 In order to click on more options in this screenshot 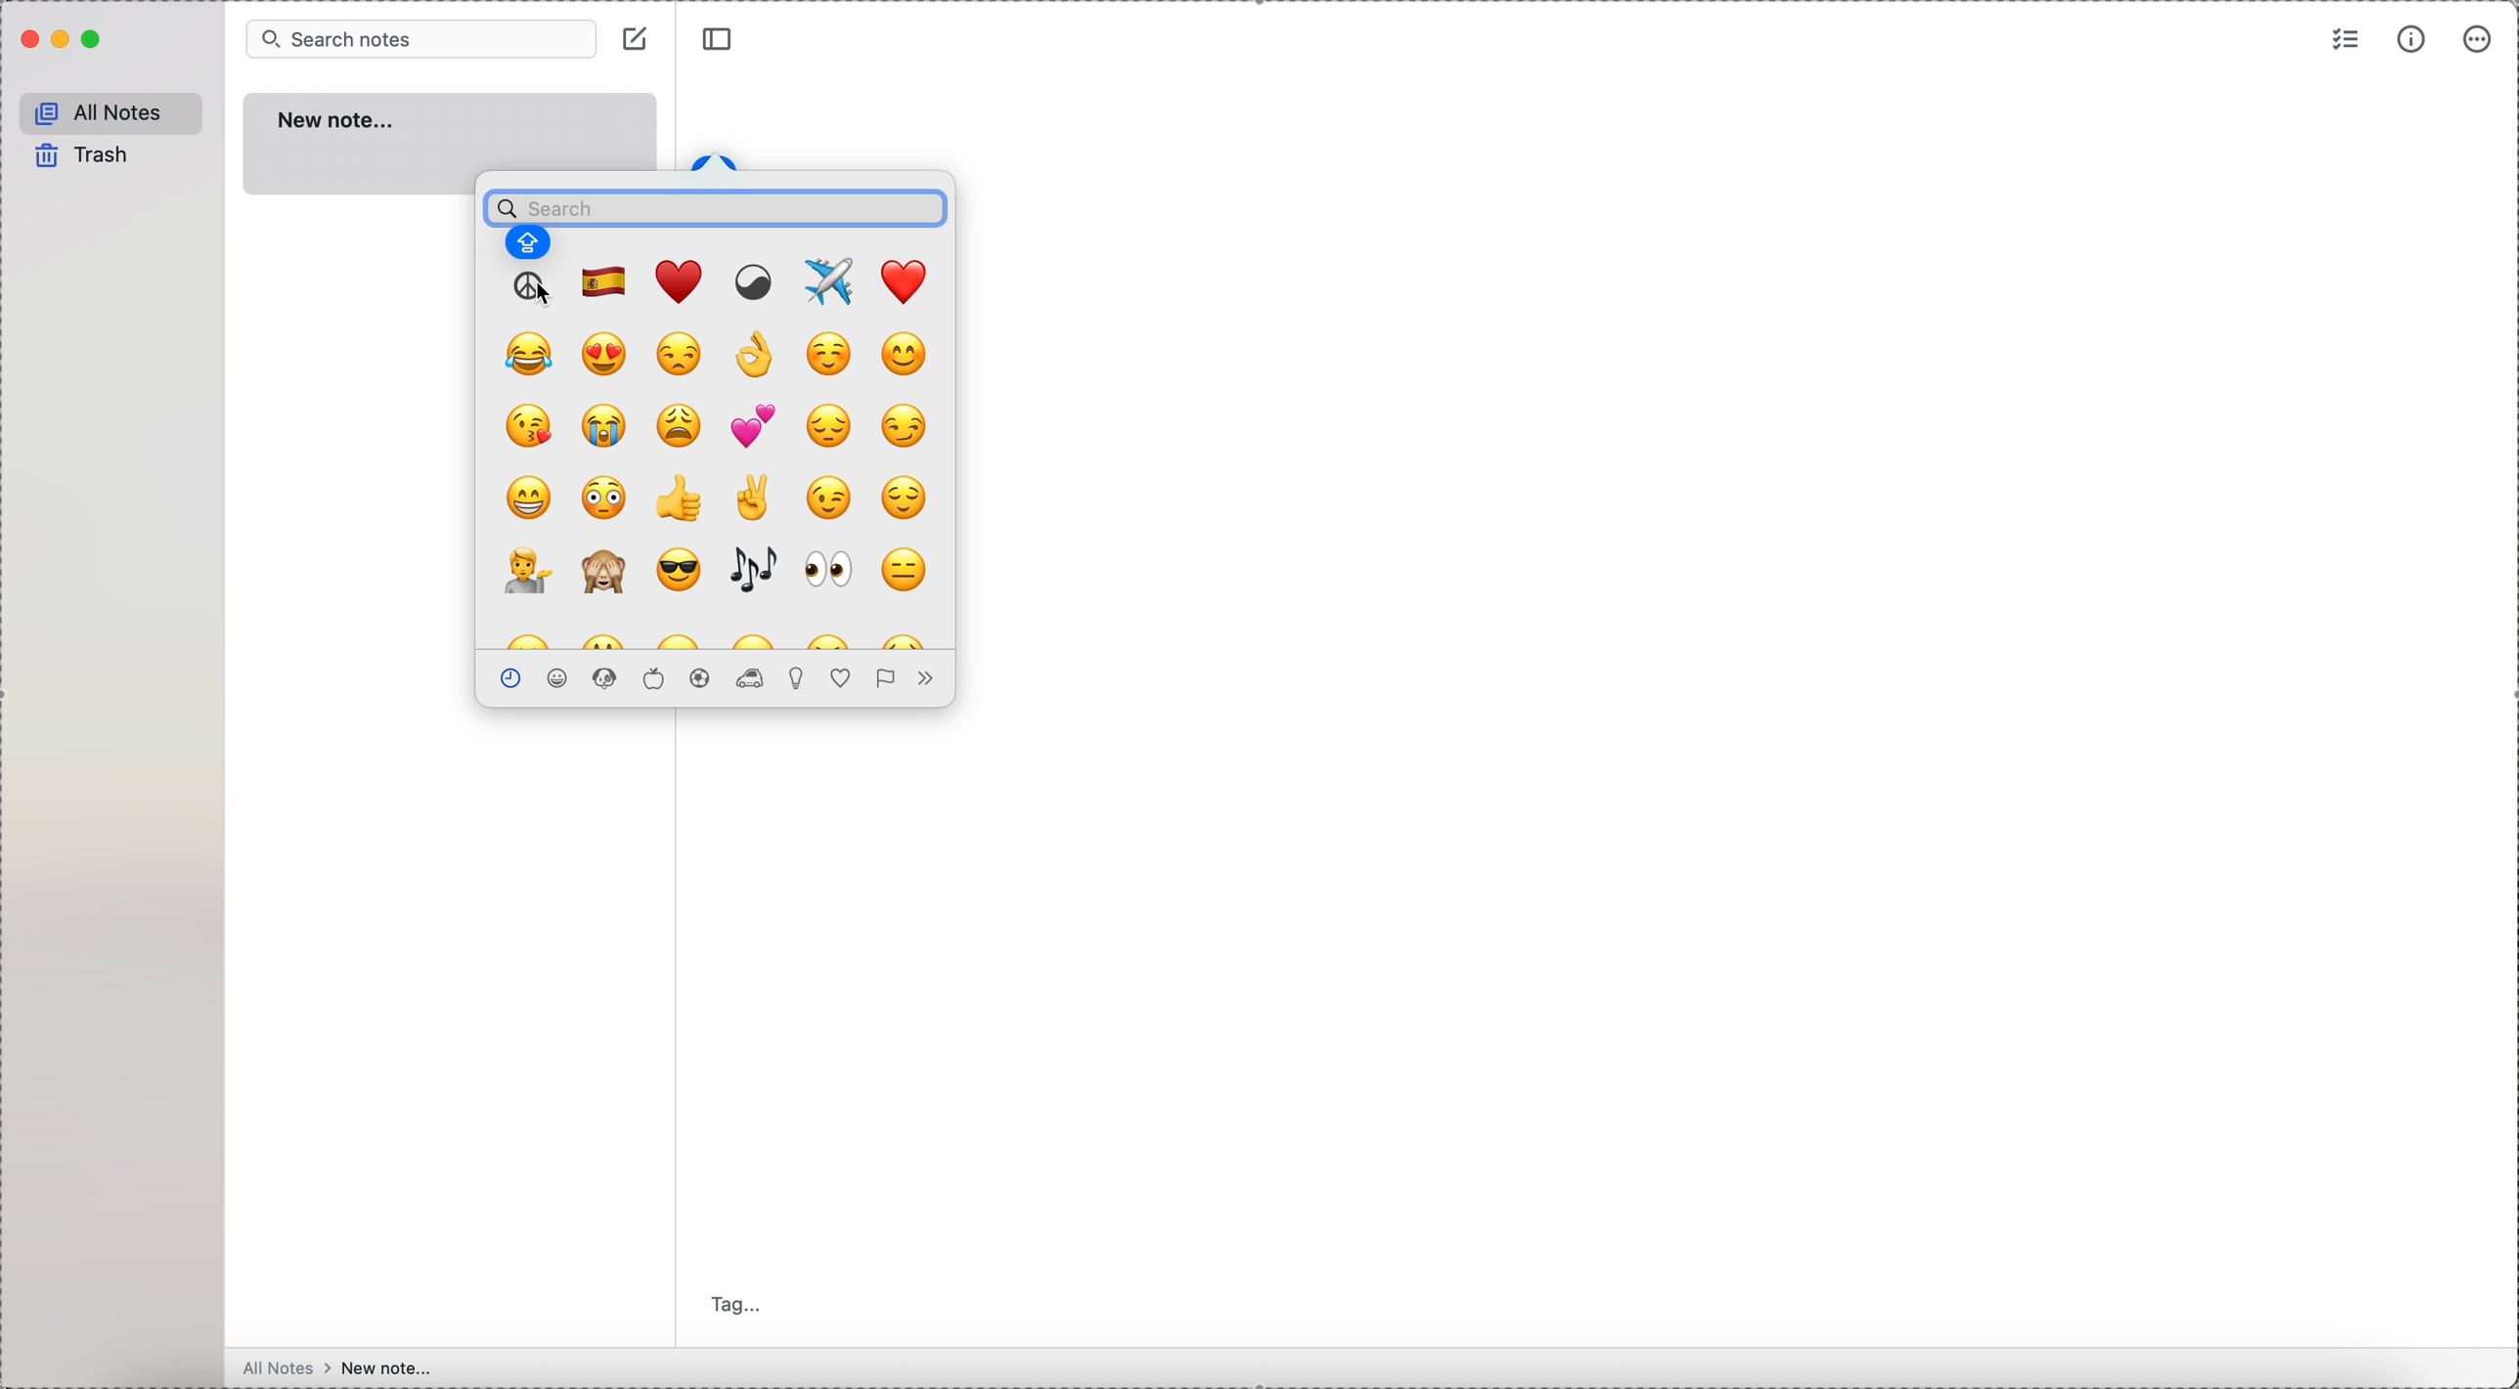, I will do `click(2480, 41)`.